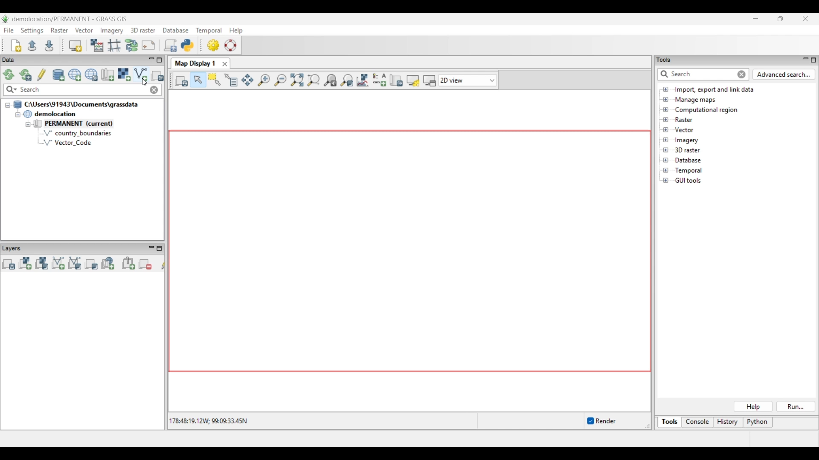  I want to click on Help, so click(753, 407).